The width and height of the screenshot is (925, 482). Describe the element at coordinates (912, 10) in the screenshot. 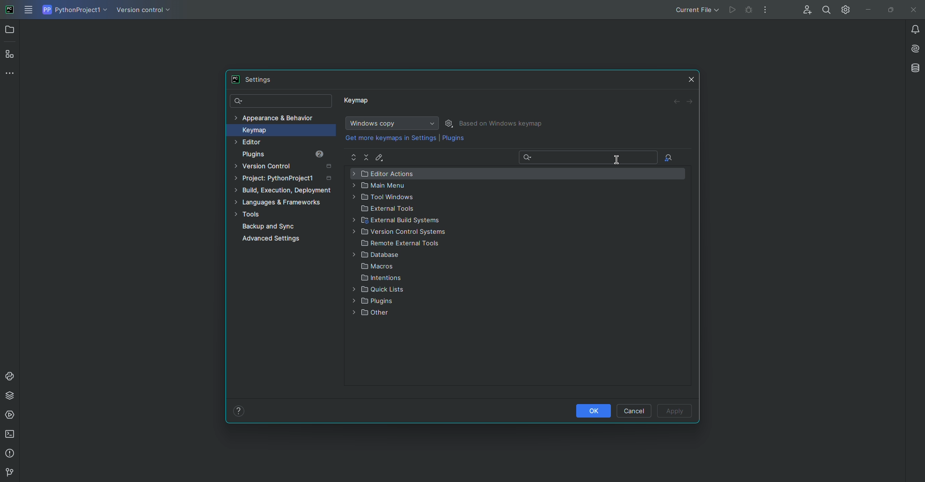

I see `Close` at that location.